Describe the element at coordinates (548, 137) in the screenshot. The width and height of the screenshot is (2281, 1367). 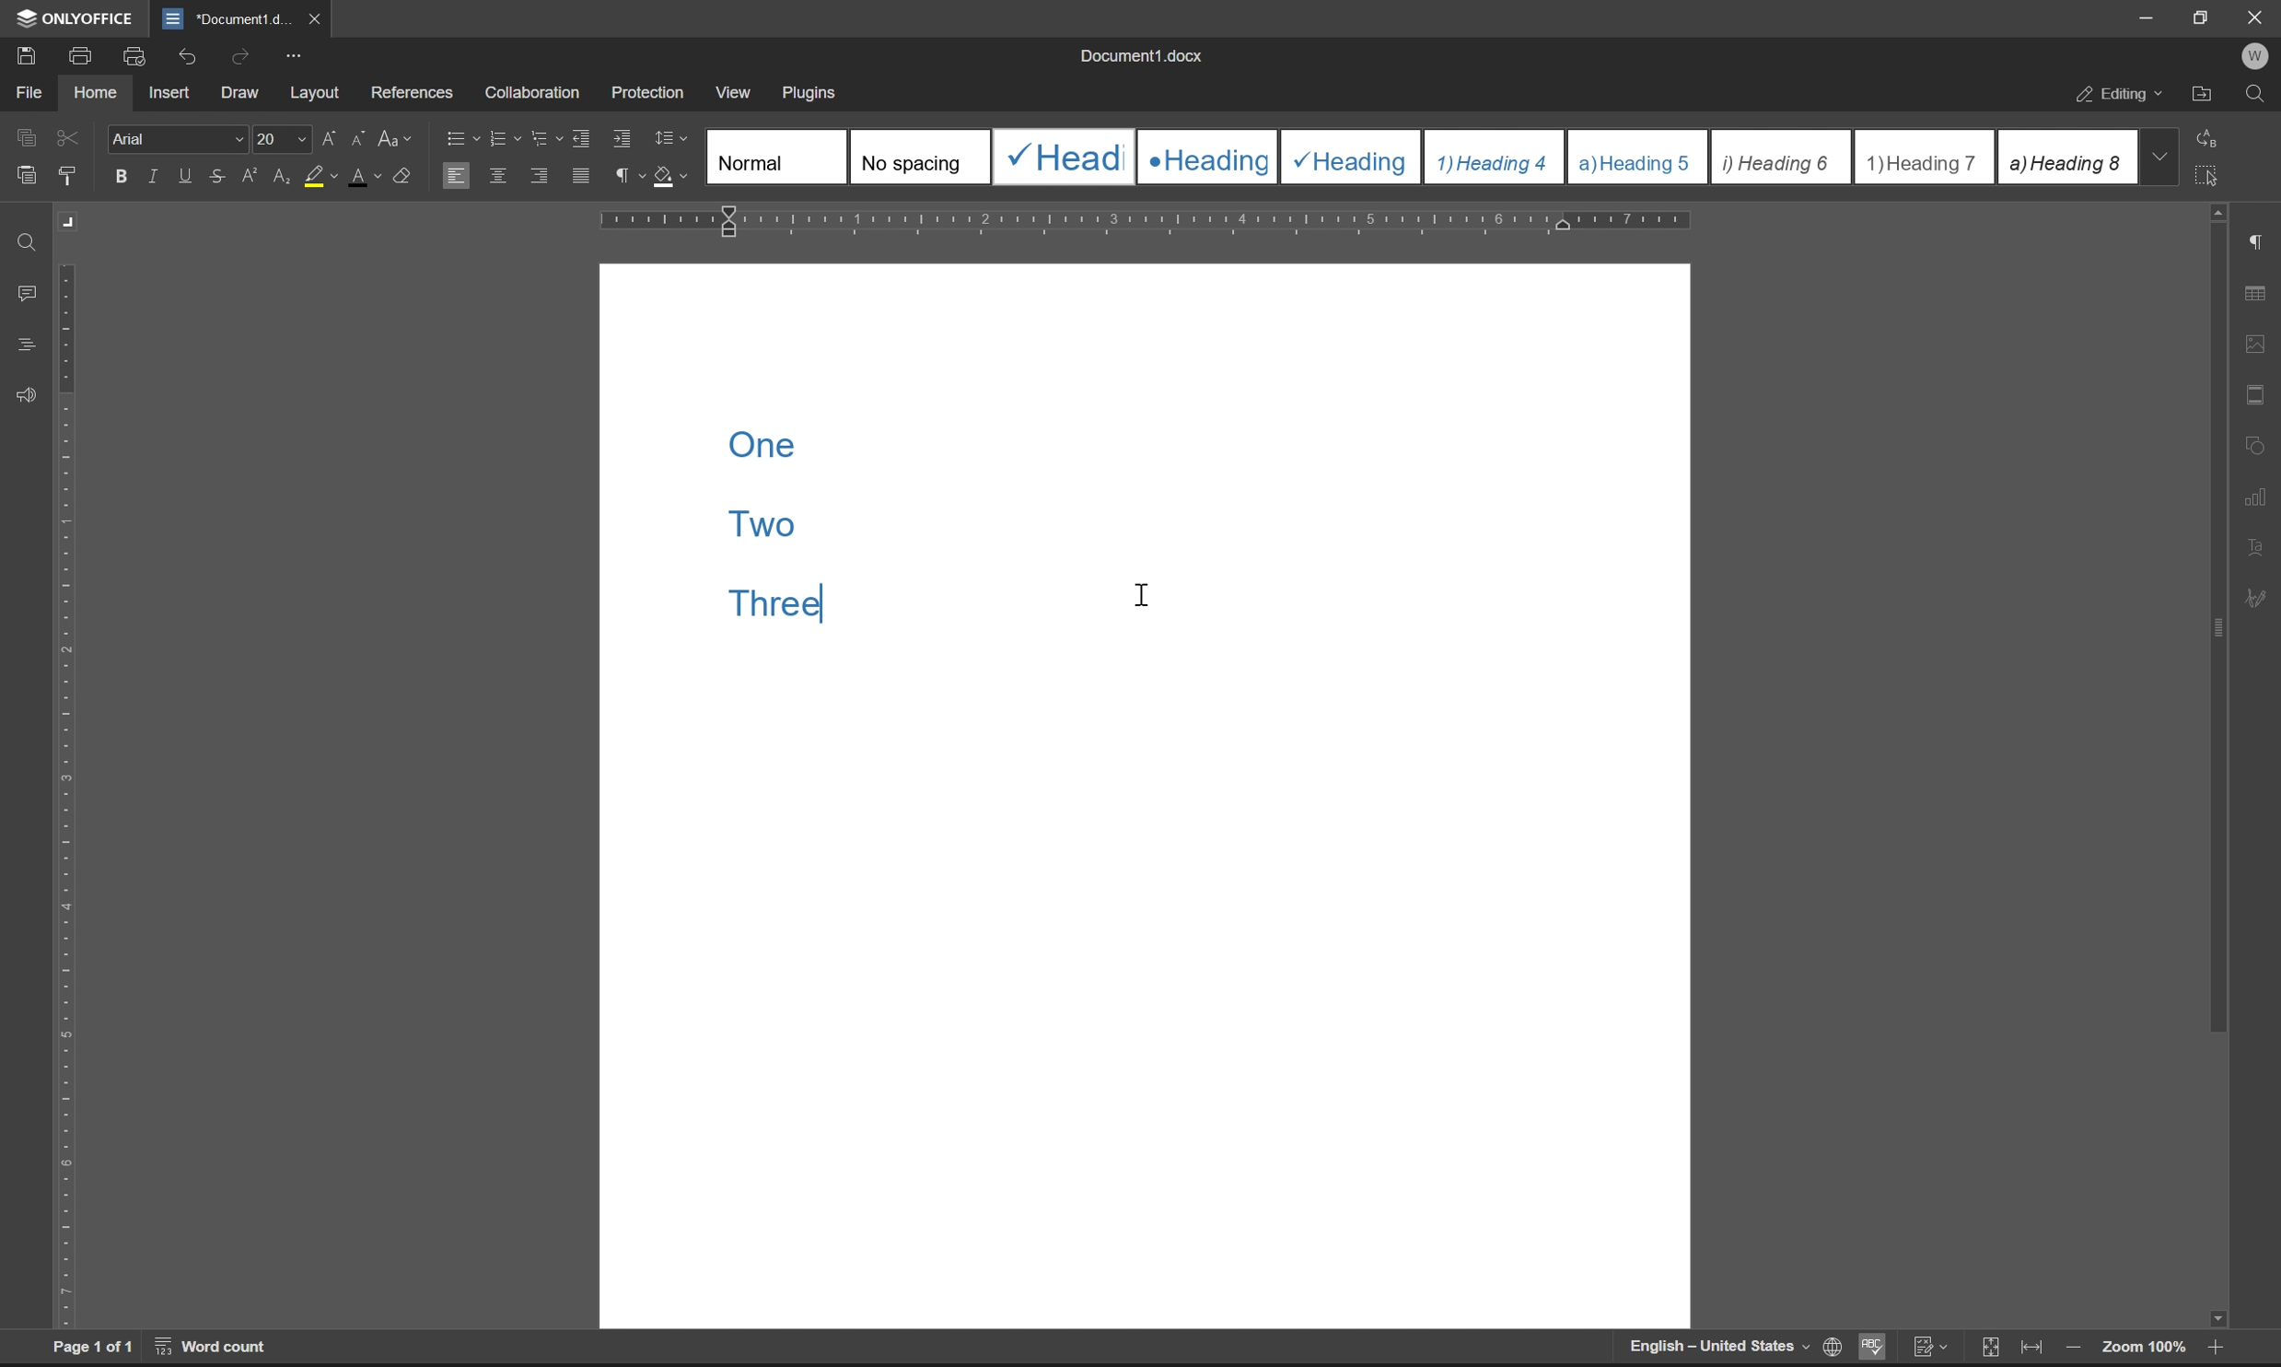
I see `multilevel list` at that location.